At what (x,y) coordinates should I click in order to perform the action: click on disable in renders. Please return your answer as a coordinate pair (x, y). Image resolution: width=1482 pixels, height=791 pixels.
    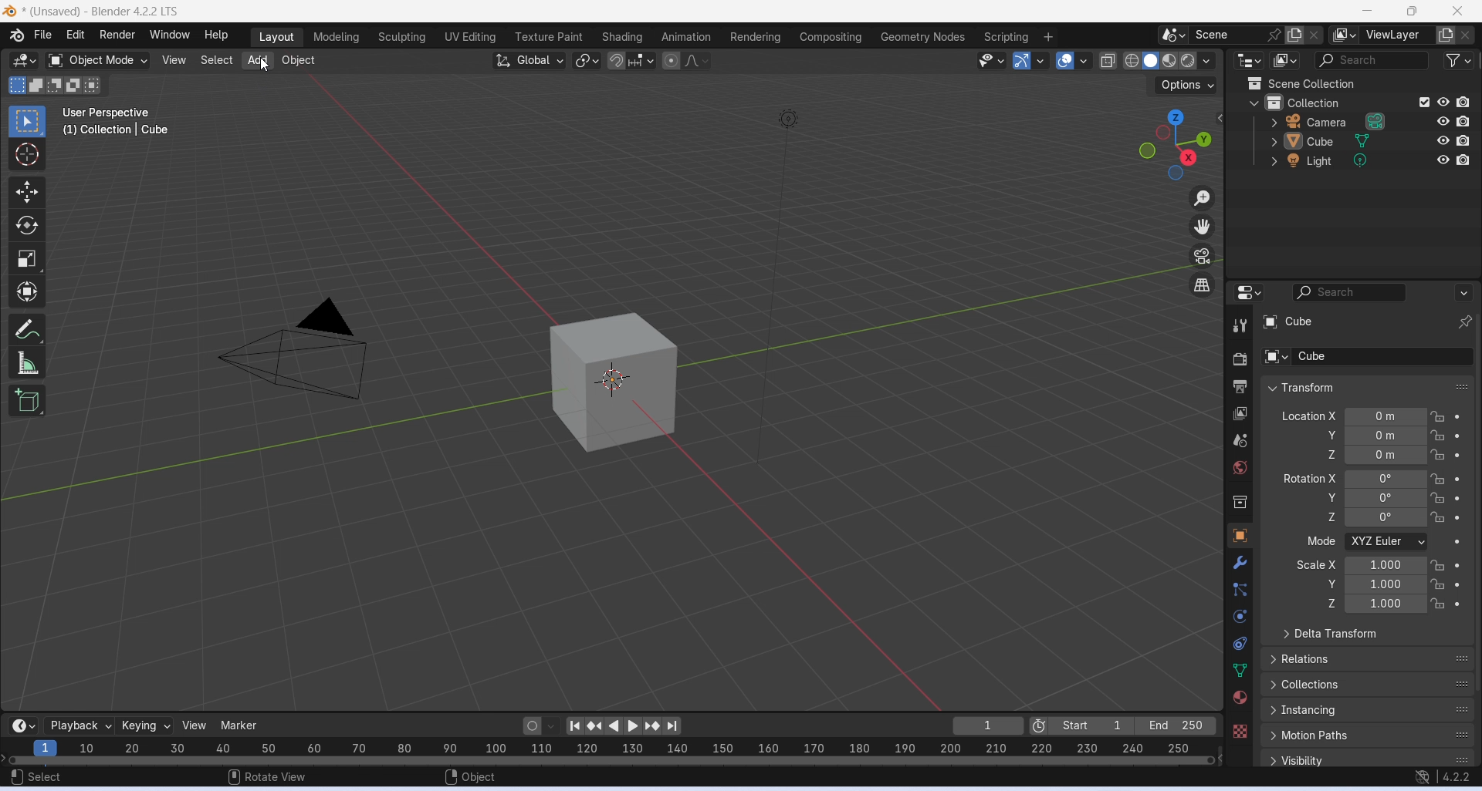
    Looking at the image, I should click on (1463, 159).